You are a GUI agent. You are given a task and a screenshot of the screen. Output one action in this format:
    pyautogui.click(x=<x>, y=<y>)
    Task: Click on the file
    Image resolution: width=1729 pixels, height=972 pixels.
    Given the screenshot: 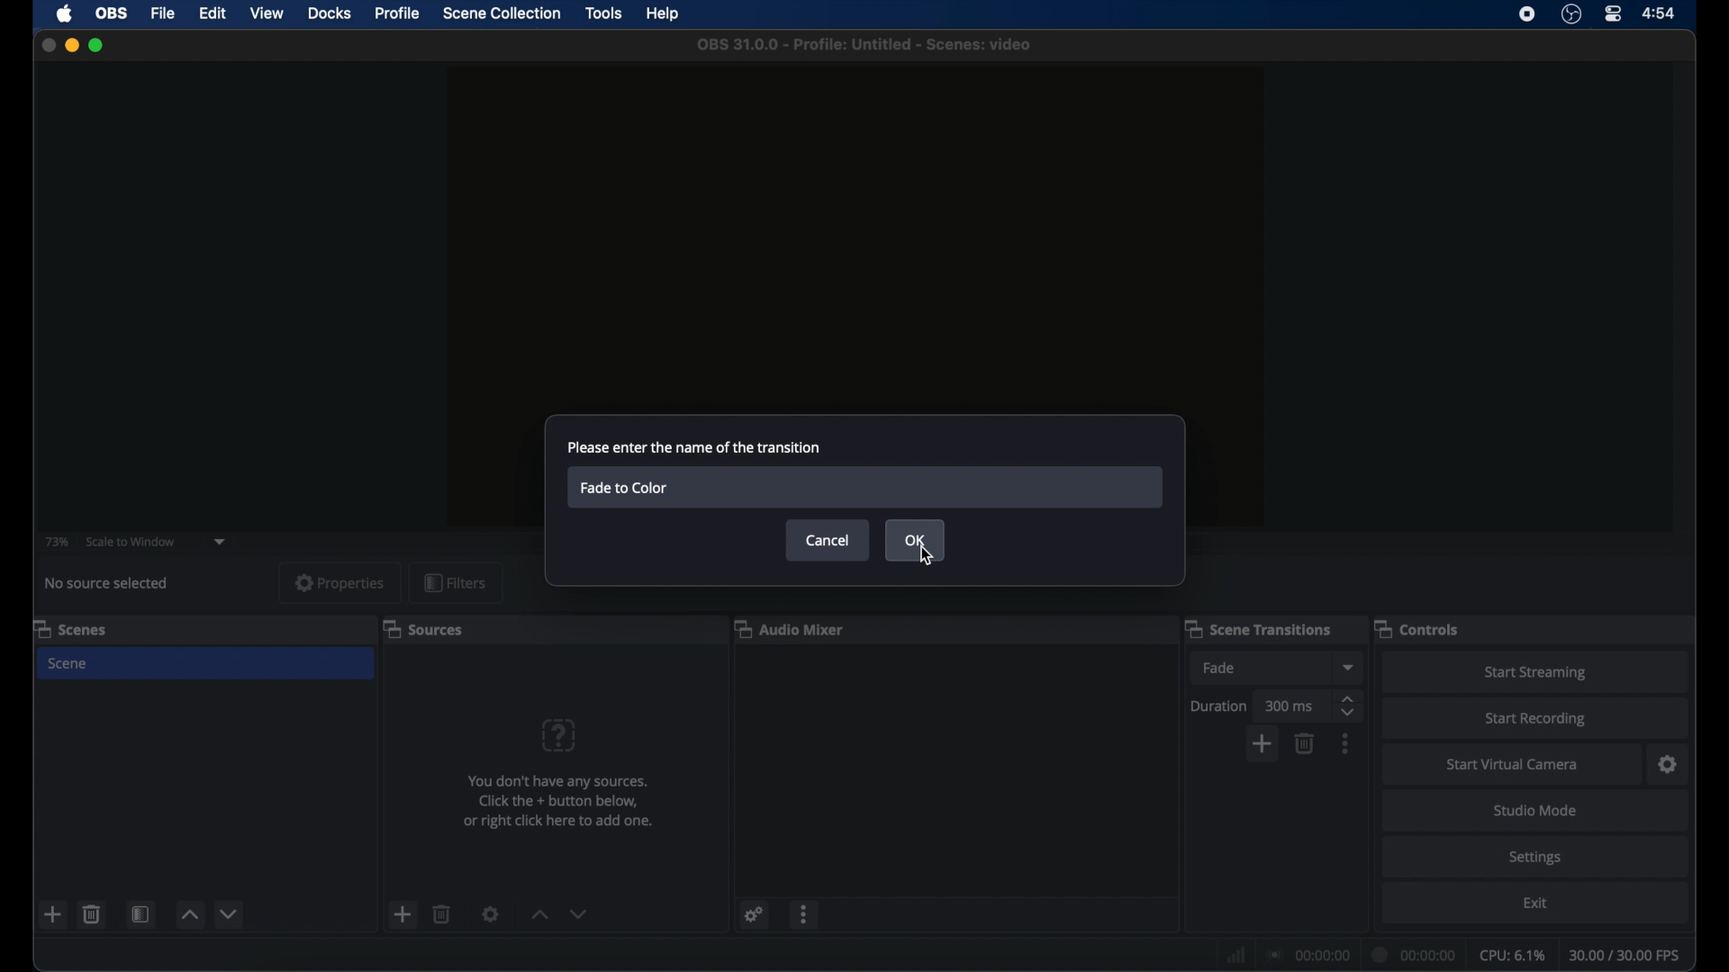 What is the action you would take?
    pyautogui.click(x=166, y=13)
    